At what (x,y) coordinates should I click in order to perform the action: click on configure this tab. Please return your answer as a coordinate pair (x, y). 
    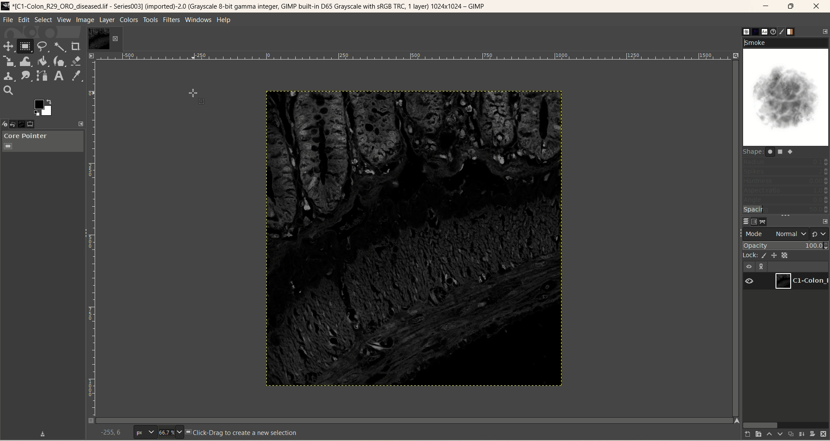
    Looking at the image, I should click on (824, 31).